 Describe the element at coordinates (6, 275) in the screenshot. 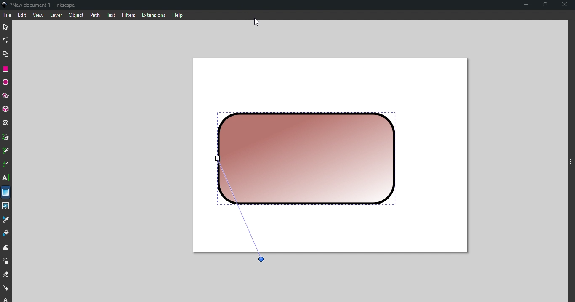

I see `Eraser tool` at that location.